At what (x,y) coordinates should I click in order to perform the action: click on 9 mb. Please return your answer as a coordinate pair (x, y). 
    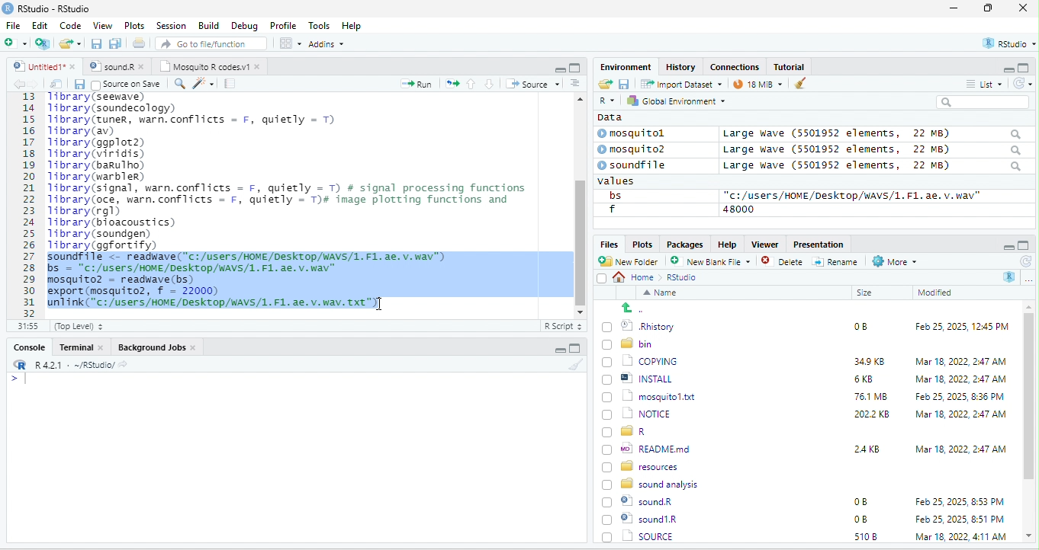
    Looking at the image, I should click on (758, 85).